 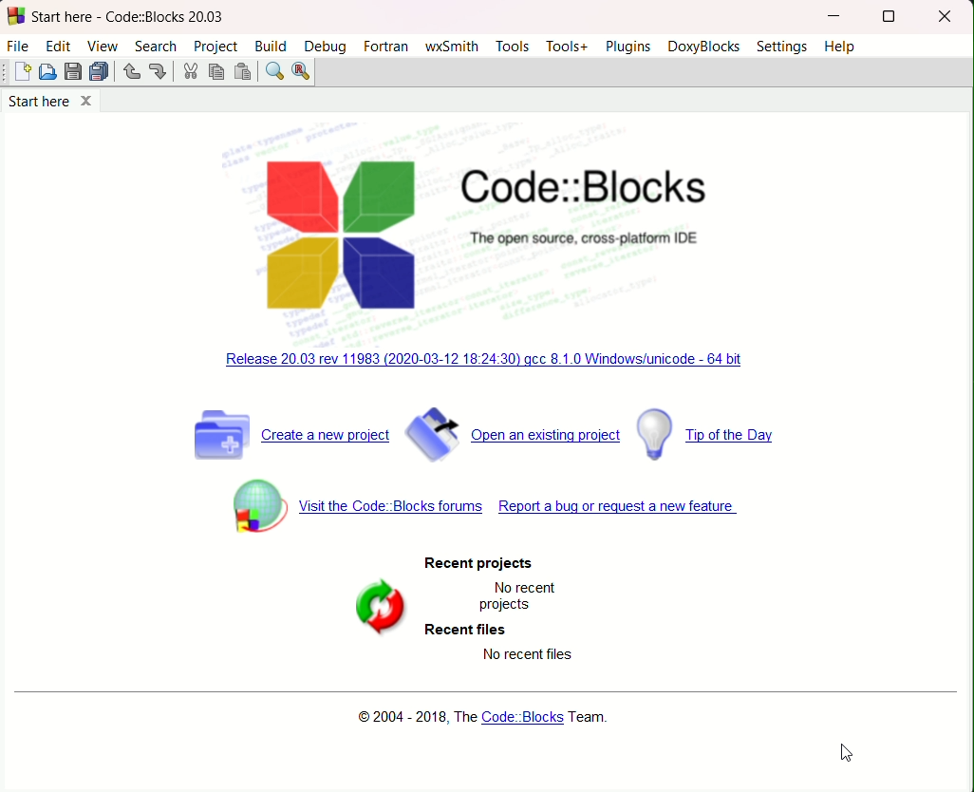 What do you see at coordinates (214, 47) in the screenshot?
I see `project` at bounding box center [214, 47].